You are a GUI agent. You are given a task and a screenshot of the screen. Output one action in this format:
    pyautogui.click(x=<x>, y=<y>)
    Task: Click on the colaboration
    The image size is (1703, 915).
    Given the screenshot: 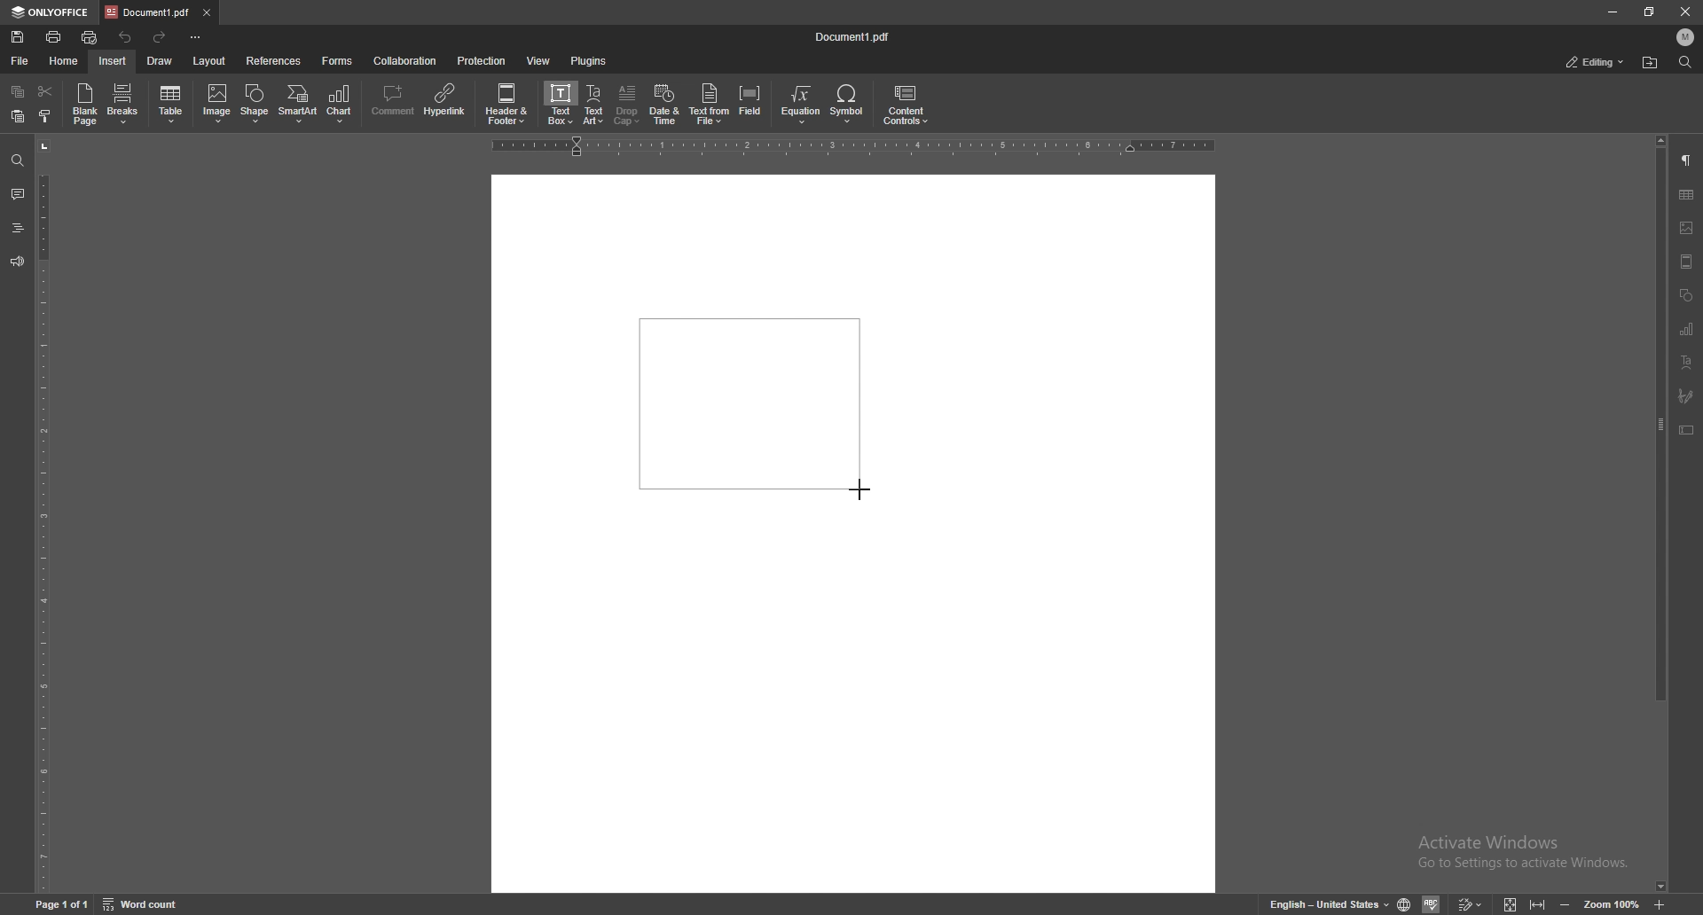 What is the action you would take?
    pyautogui.click(x=406, y=60)
    